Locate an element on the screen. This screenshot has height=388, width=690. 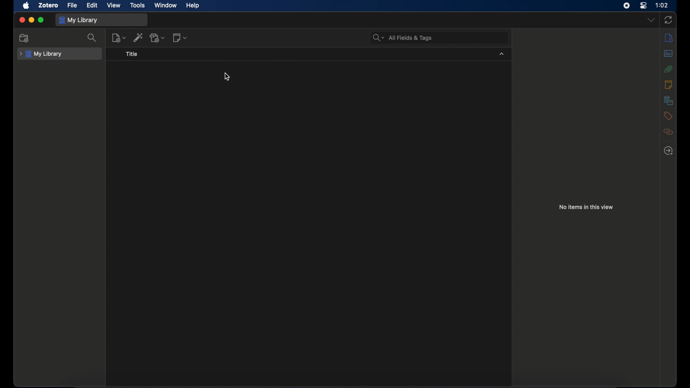
attachments is located at coordinates (668, 69).